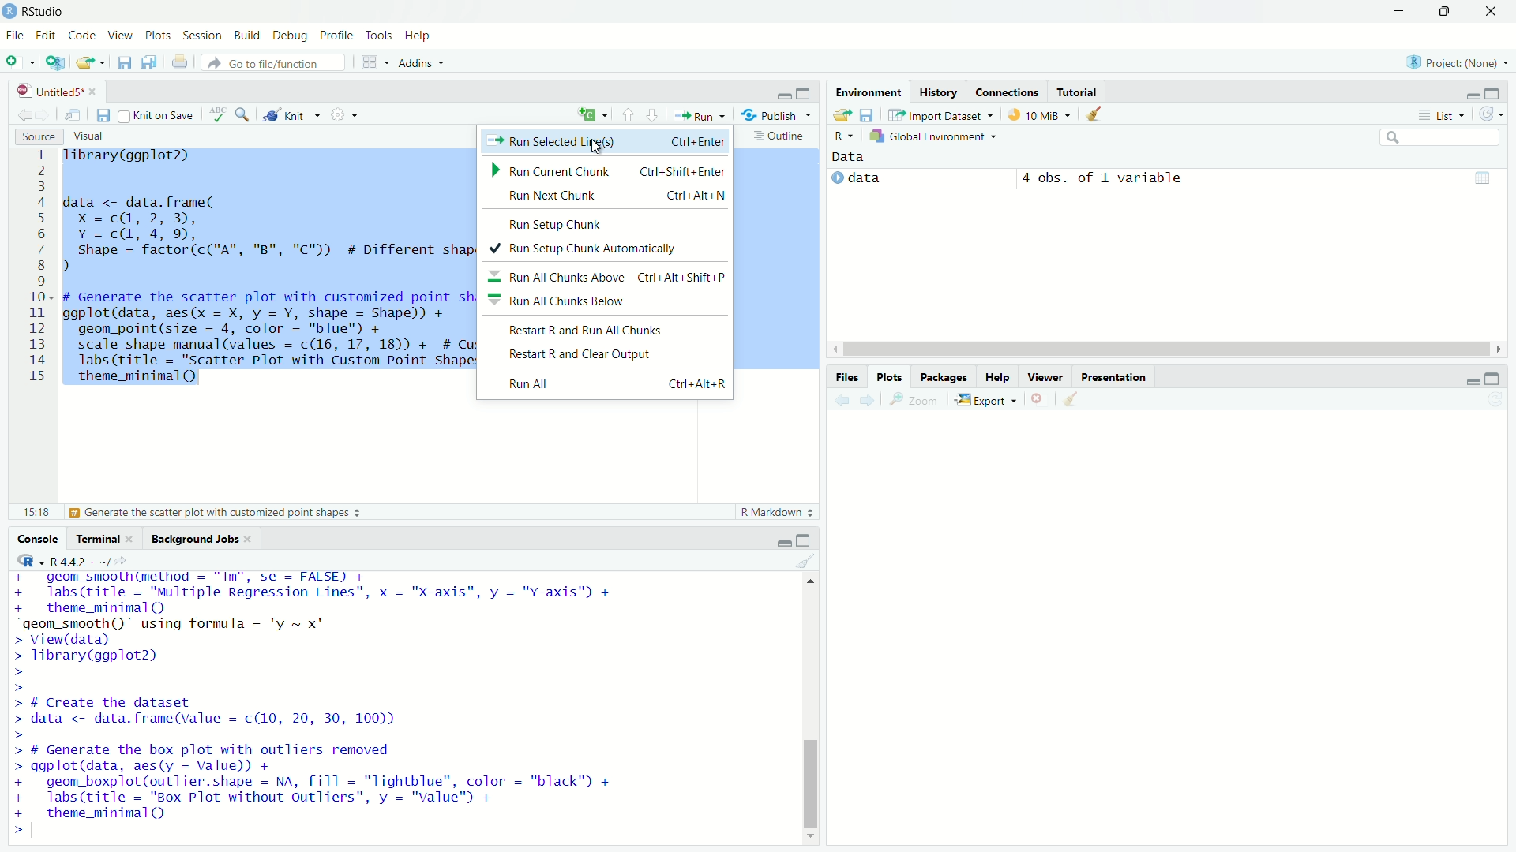 Image resolution: width=1516 pixels, height=852 pixels. I want to click on Knit on Save, so click(157, 114).